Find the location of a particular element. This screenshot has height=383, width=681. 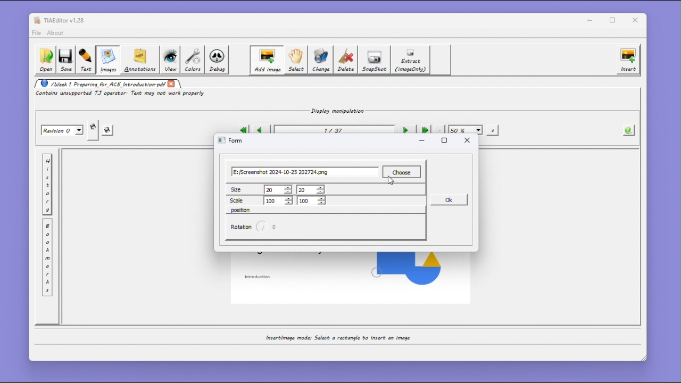

0 is located at coordinates (275, 227).